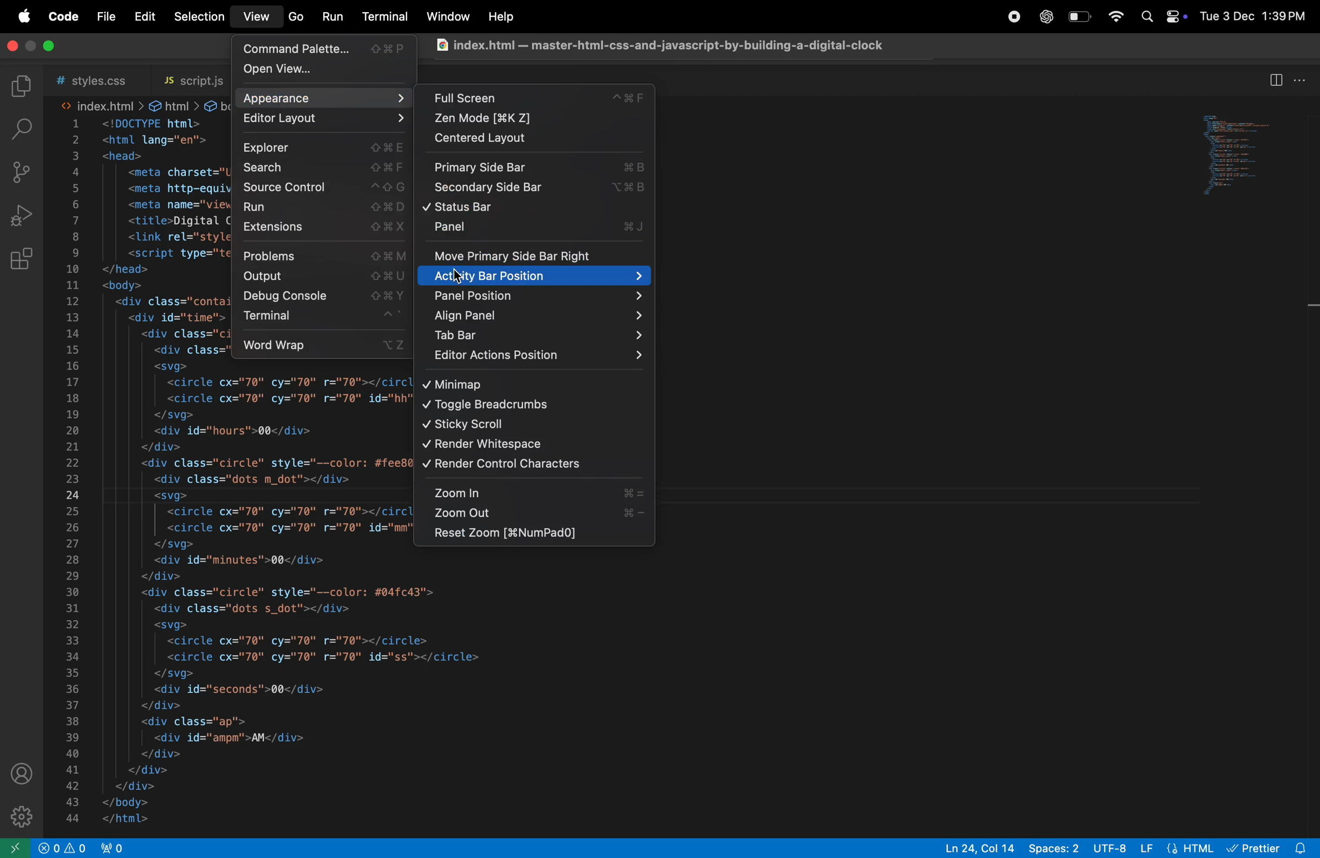 This screenshot has height=858, width=1320. I want to click on apple widgets, so click(1161, 16).